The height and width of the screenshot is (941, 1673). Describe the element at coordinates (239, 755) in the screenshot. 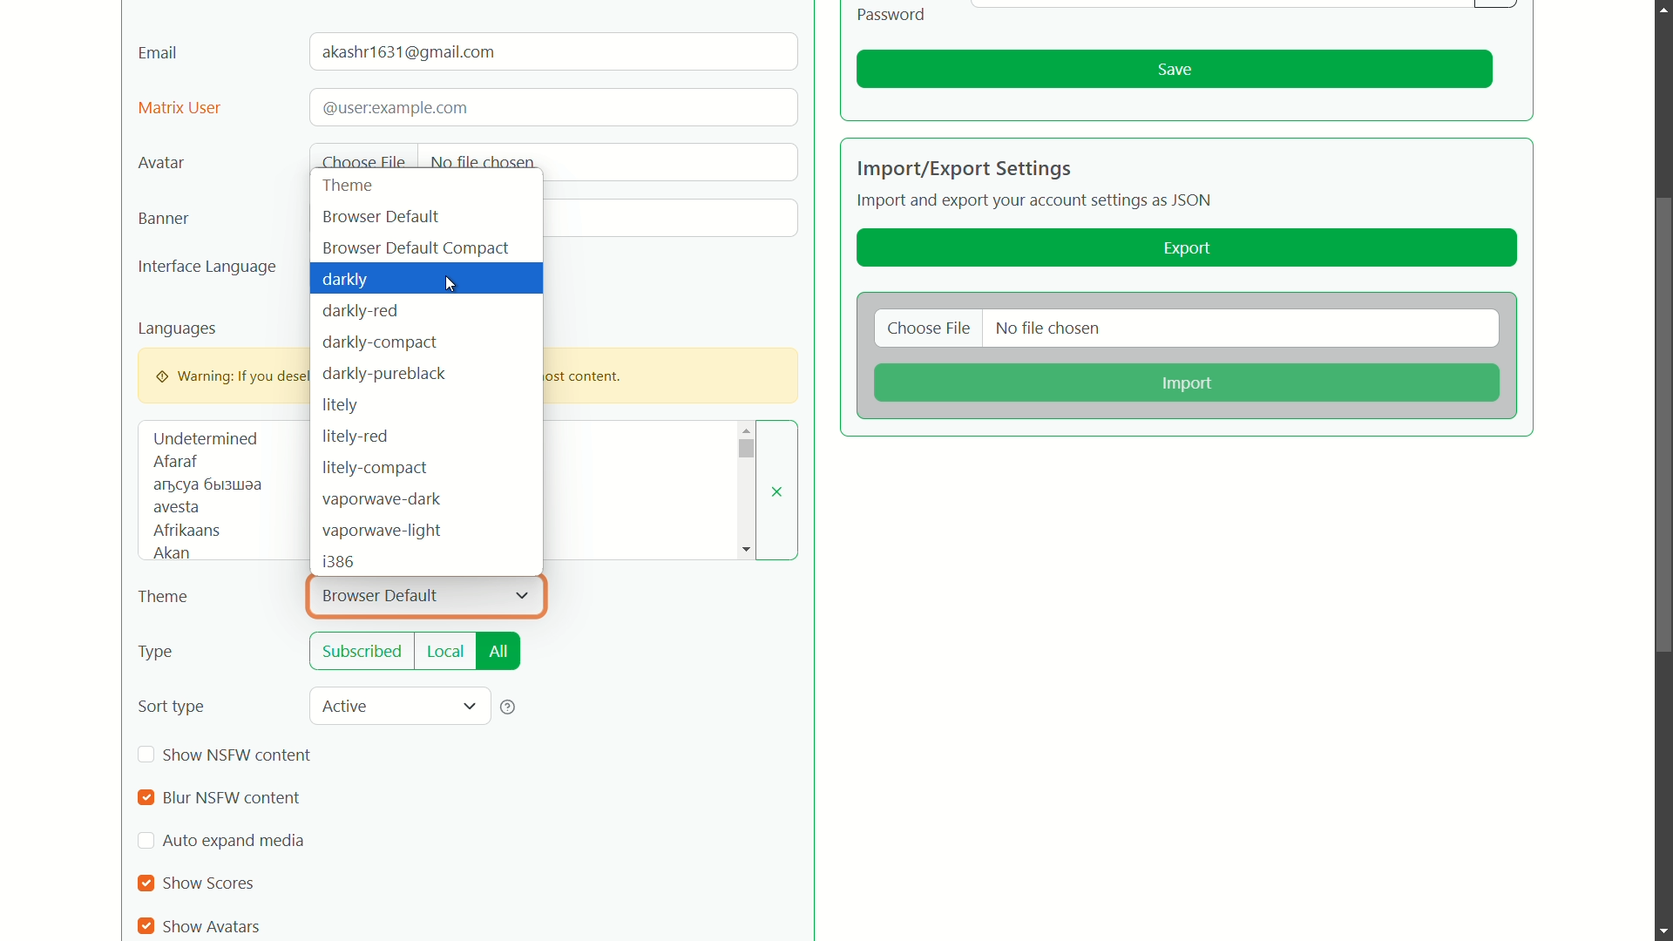

I see `show nsfw content` at that location.